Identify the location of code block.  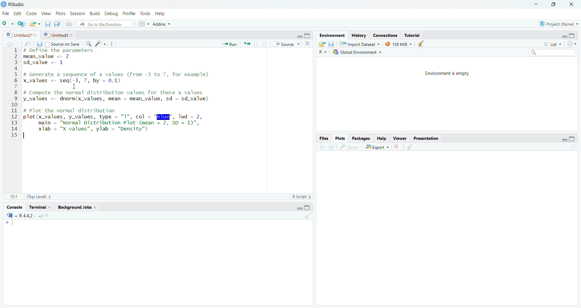
(97, 43).